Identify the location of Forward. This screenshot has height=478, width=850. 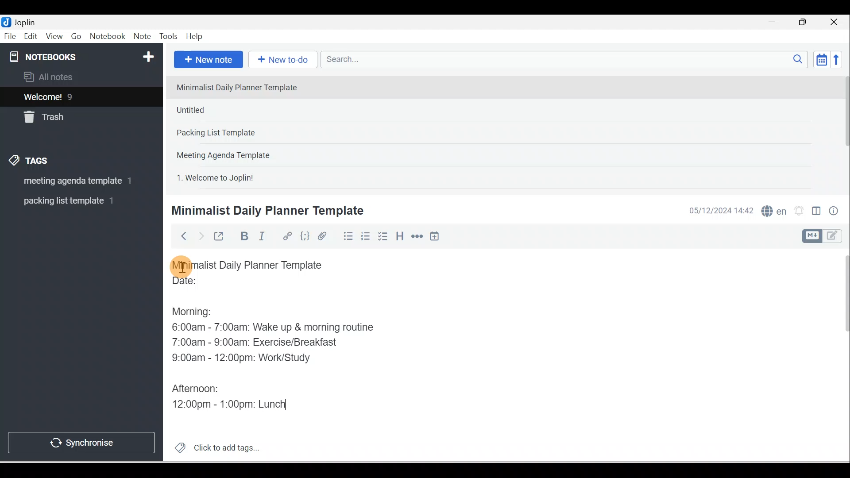
(200, 235).